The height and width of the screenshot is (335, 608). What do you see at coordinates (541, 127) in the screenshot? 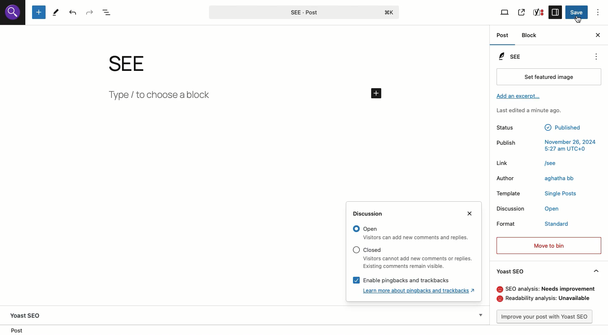
I see `Status` at bounding box center [541, 127].